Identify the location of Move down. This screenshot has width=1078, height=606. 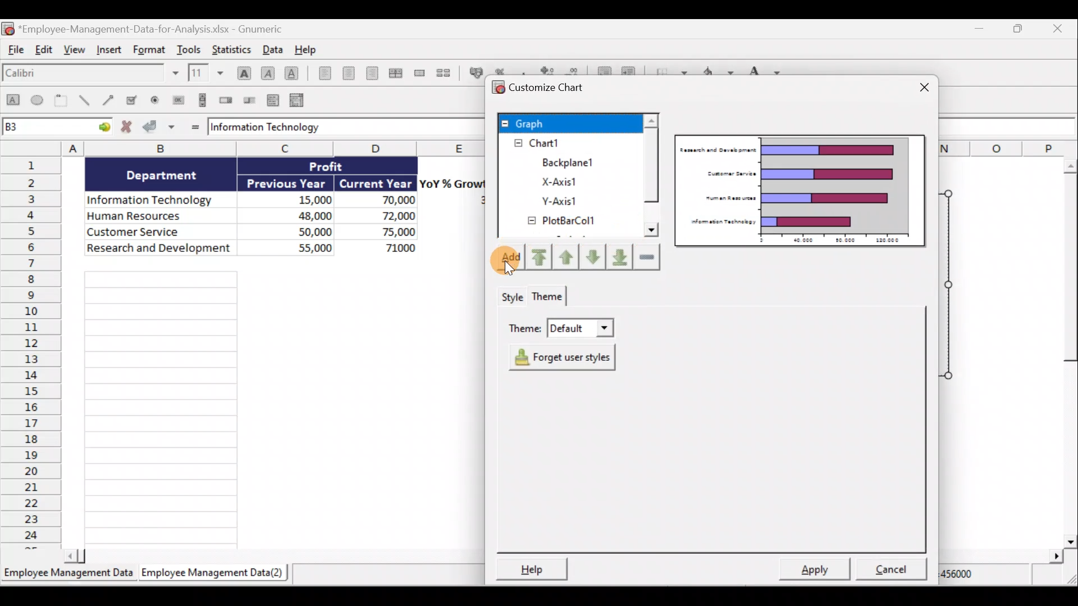
(593, 259).